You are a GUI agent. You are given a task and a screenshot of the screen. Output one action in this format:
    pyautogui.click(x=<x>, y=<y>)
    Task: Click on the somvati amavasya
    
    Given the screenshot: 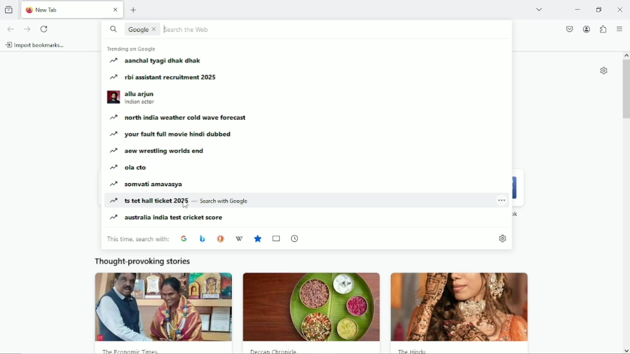 What is the action you would take?
    pyautogui.click(x=149, y=184)
    